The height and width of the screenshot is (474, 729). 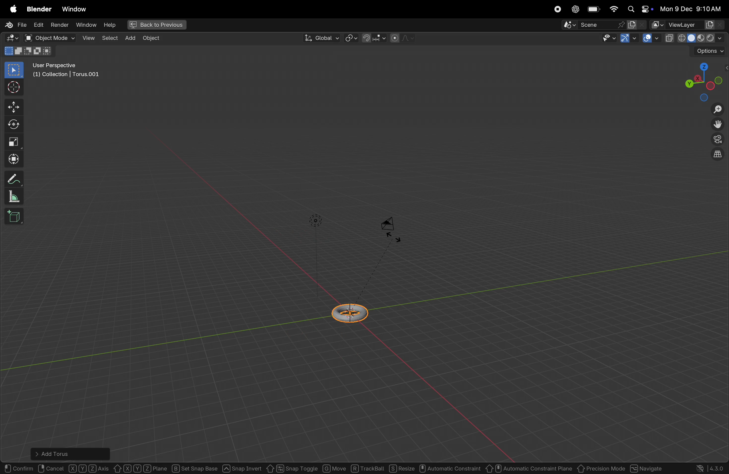 I want to click on record, so click(x=556, y=9).